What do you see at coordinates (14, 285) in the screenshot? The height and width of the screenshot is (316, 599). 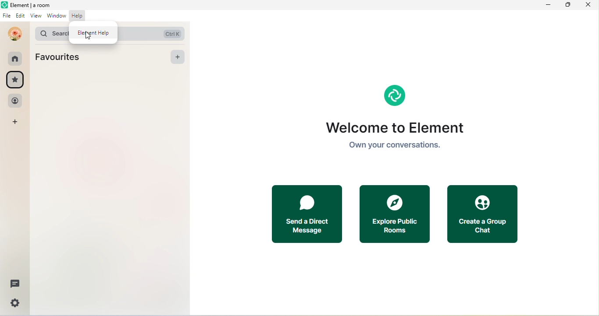 I see `thread` at bounding box center [14, 285].